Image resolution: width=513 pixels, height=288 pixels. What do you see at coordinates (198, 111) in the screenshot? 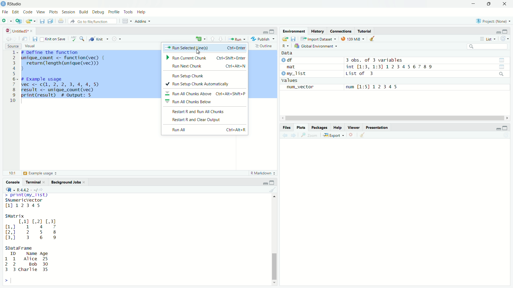
I see `Restart R and Run All chunks` at bounding box center [198, 111].